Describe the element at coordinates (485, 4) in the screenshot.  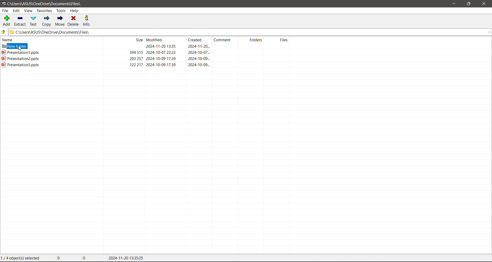
I see `Close` at that location.